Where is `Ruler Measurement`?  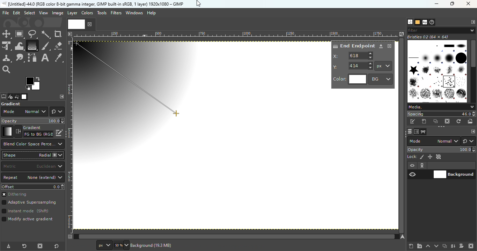
Ruler Measurement is located at coordinates (236, 34).